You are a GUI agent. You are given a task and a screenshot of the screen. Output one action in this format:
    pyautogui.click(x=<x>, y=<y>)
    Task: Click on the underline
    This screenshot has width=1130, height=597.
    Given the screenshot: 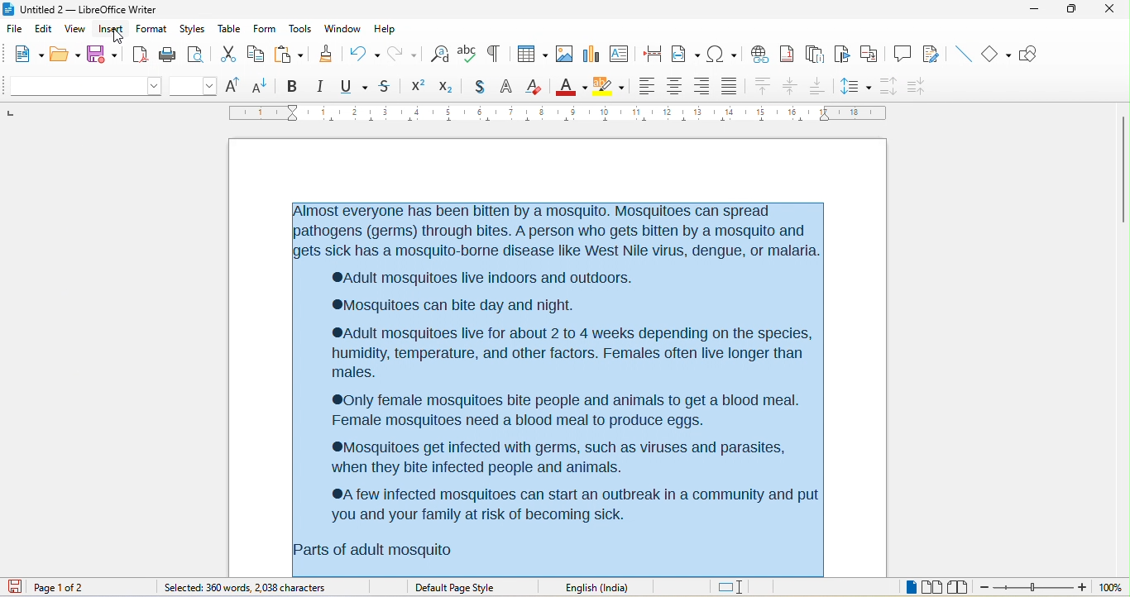 What is the action you would take?
    pyautogui.click(x=355, y=85)
    